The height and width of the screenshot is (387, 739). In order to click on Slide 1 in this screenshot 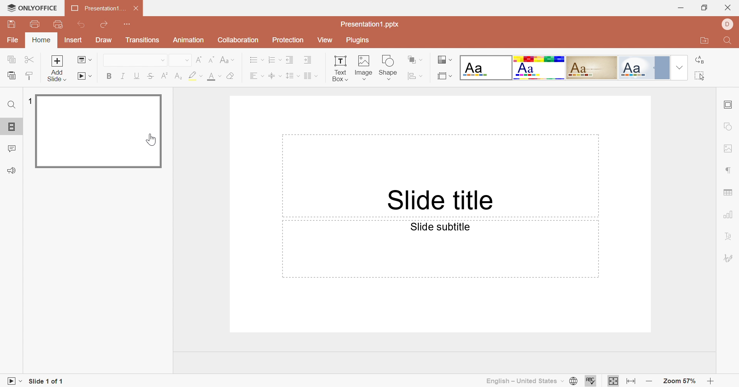, I will do `click(99, 131)`.